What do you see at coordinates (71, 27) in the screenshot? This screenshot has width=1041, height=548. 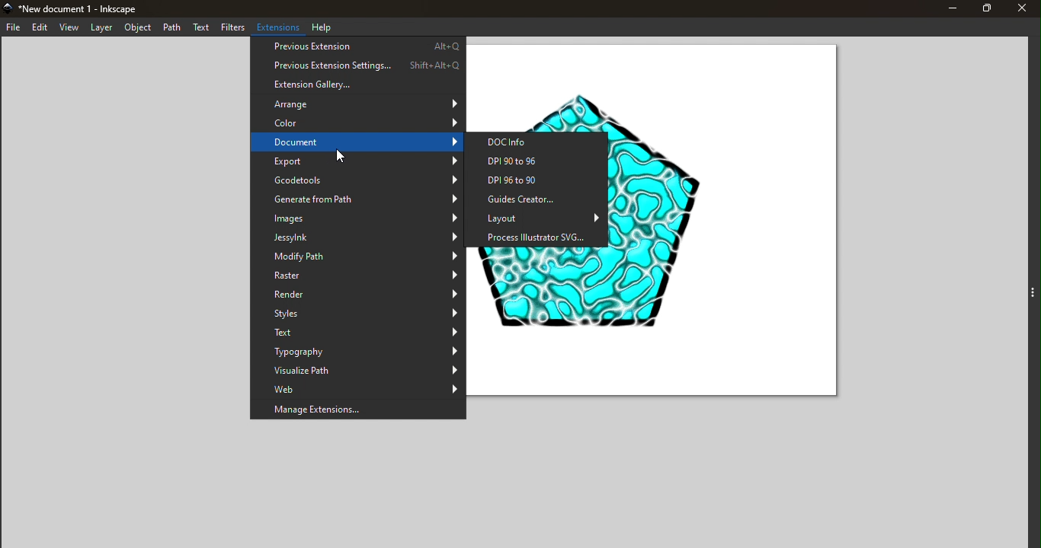 I see `View` at bounding box center [71, 27].